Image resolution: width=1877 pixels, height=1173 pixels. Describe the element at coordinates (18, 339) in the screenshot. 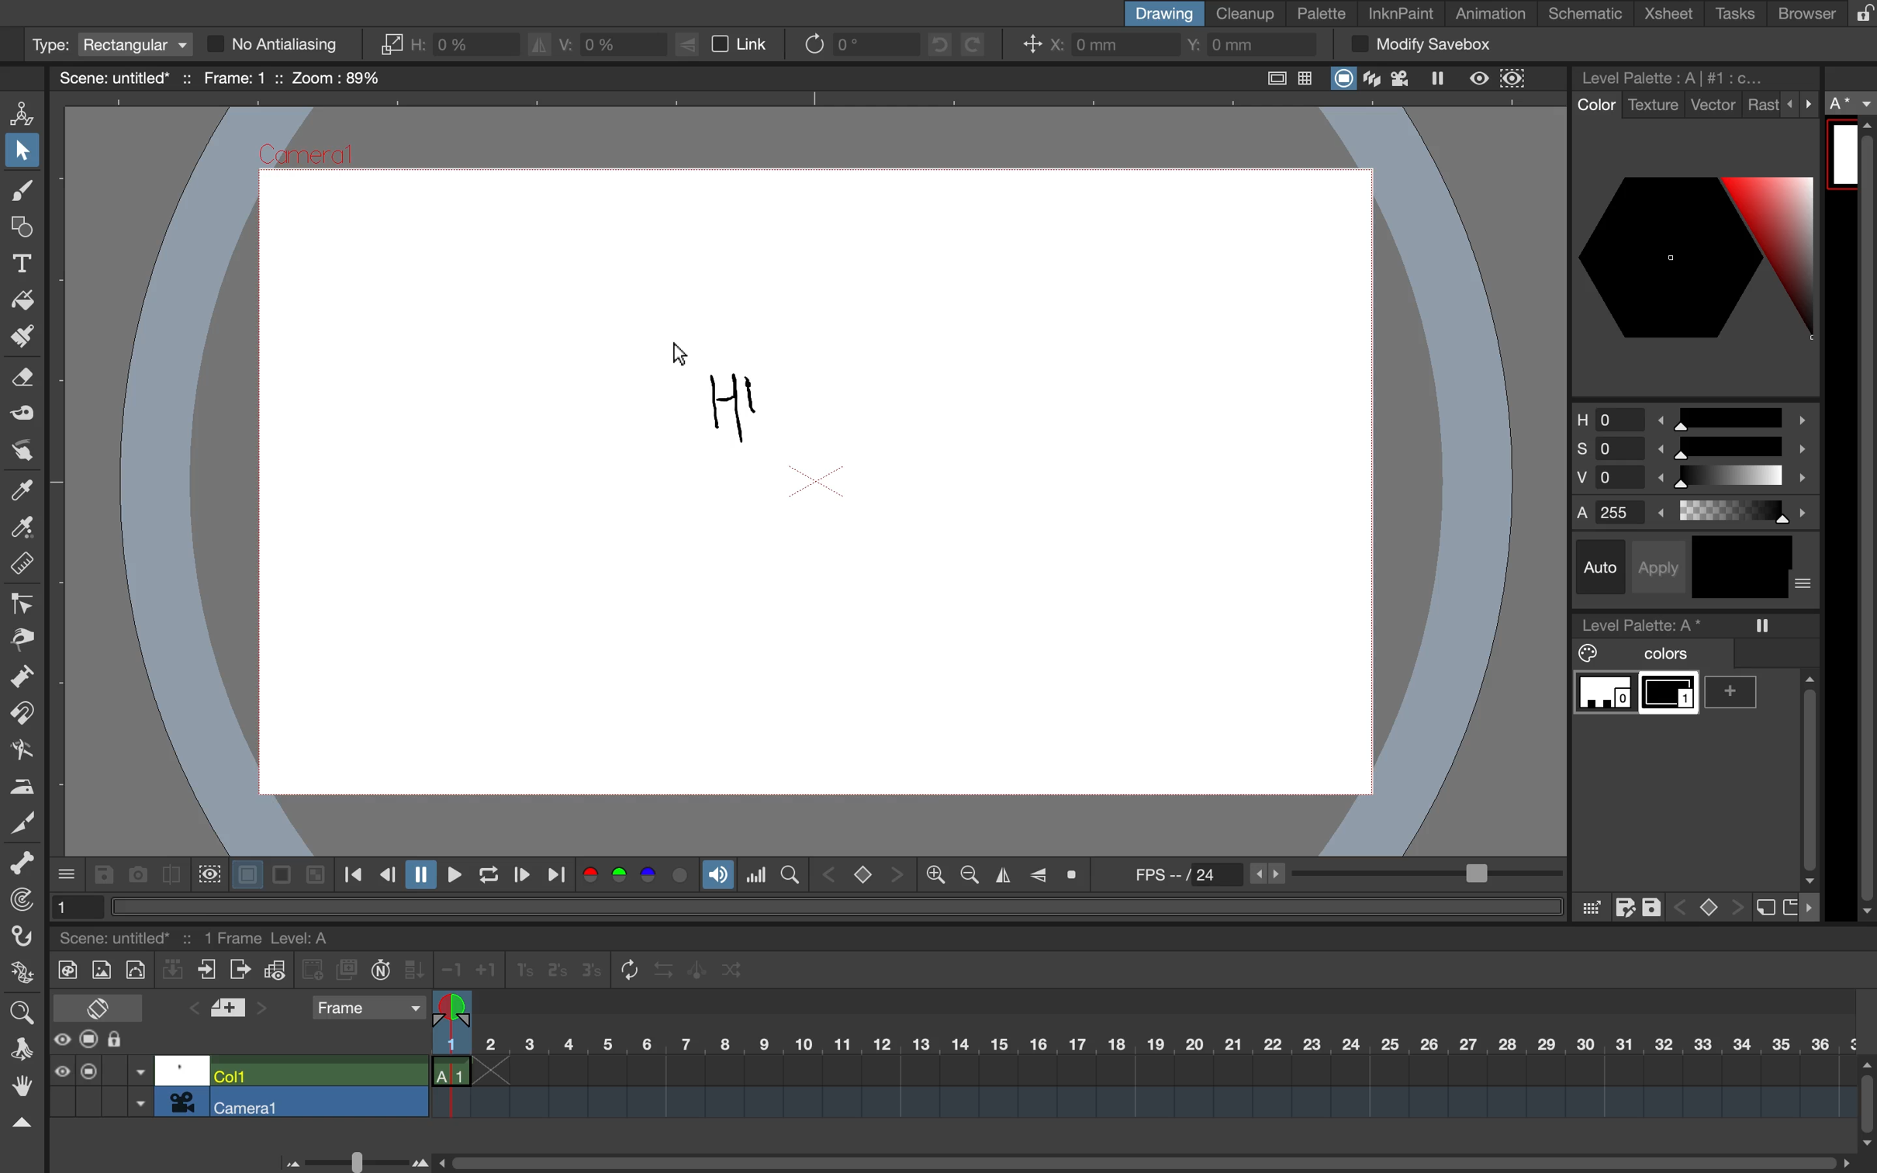

I see `paint brush tool` at that location.